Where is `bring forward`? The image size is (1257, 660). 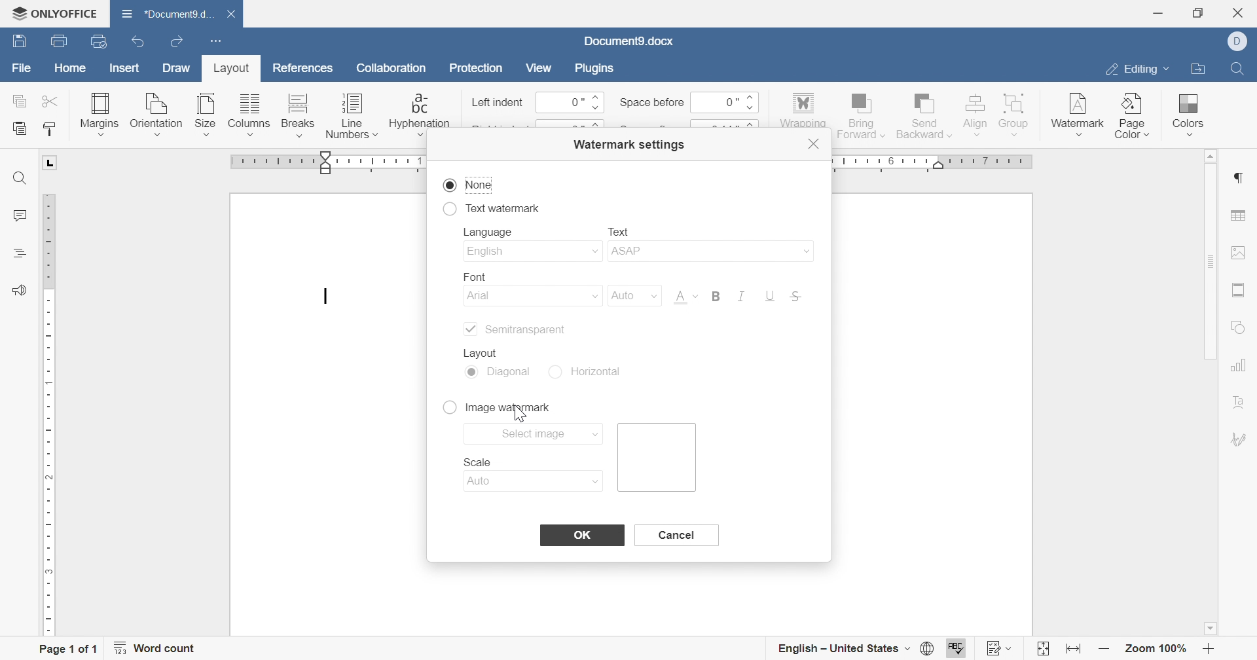 bring forward is located at coordinates (860, 114).